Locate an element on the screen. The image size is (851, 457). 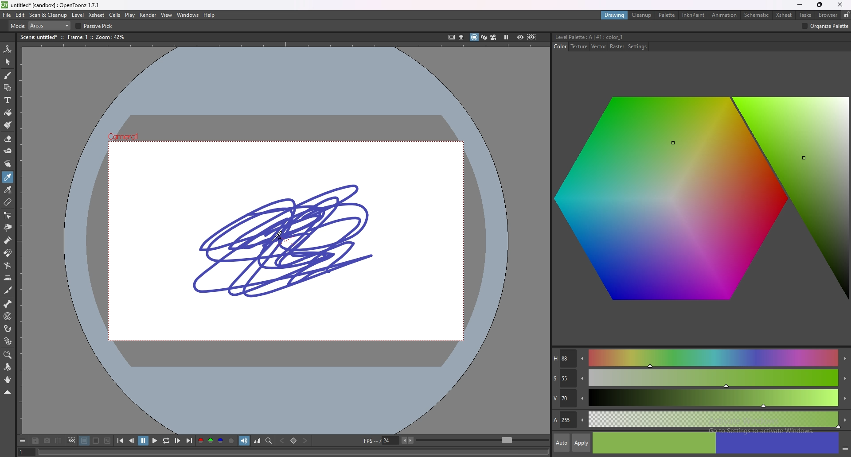
apply is located at coordinates (582, 442).